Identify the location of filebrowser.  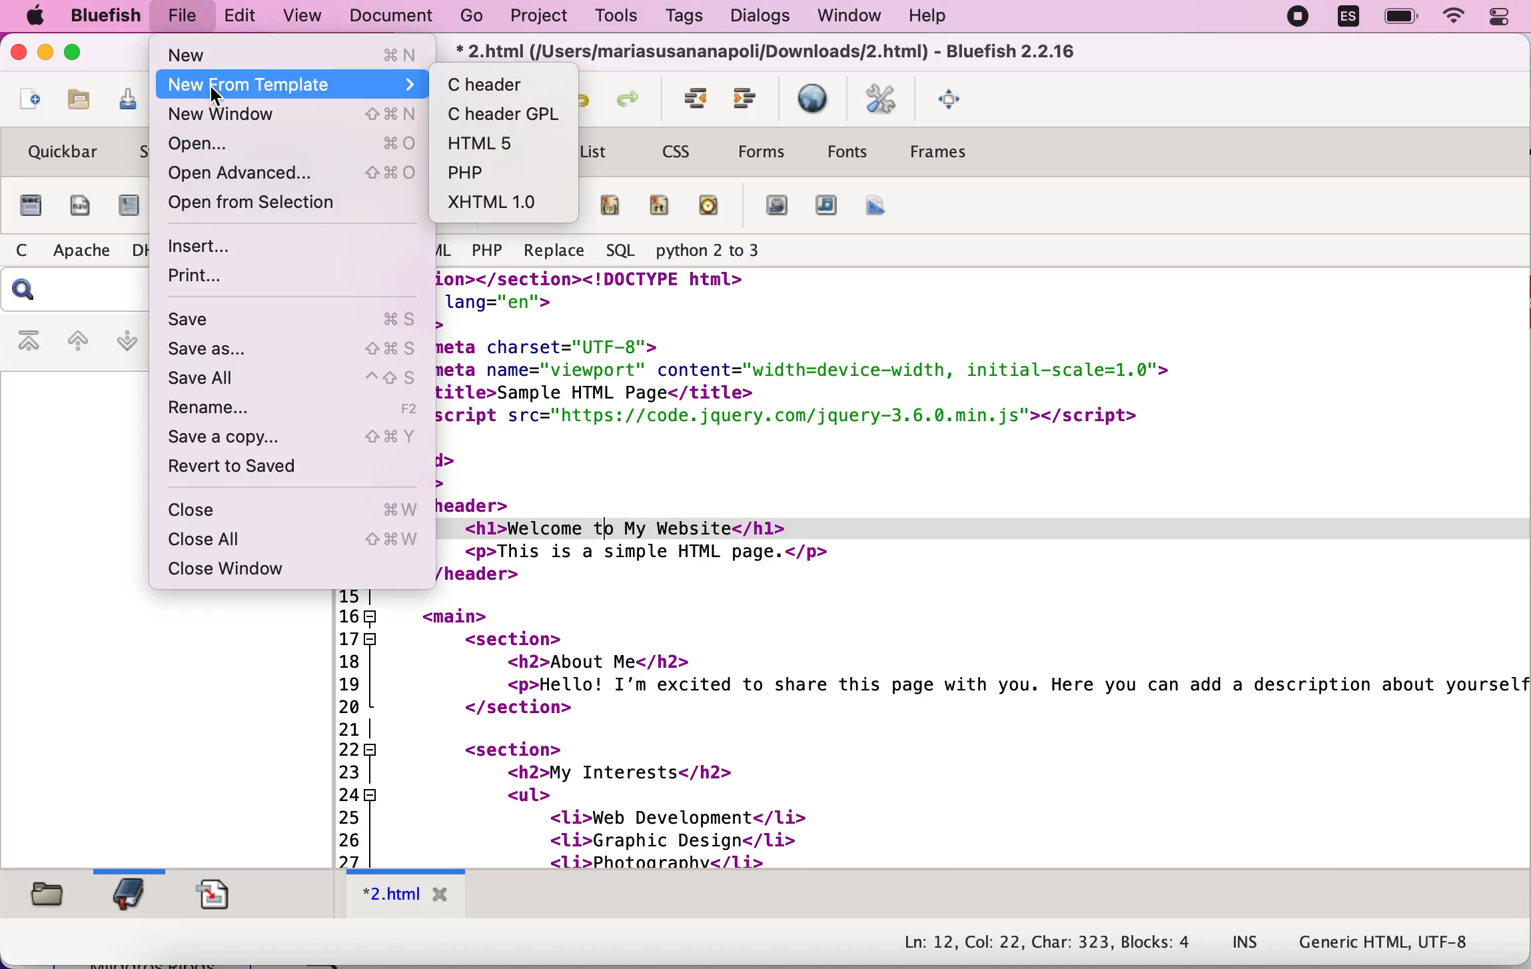
(52, 901).